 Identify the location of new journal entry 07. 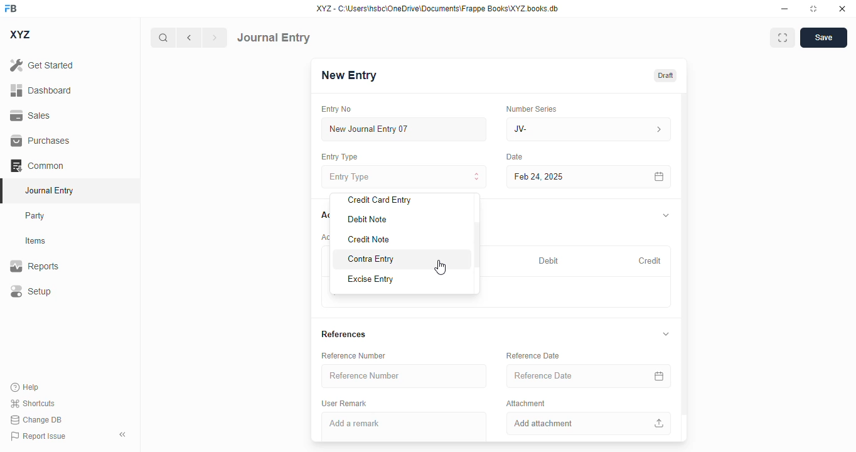
(405, 129).